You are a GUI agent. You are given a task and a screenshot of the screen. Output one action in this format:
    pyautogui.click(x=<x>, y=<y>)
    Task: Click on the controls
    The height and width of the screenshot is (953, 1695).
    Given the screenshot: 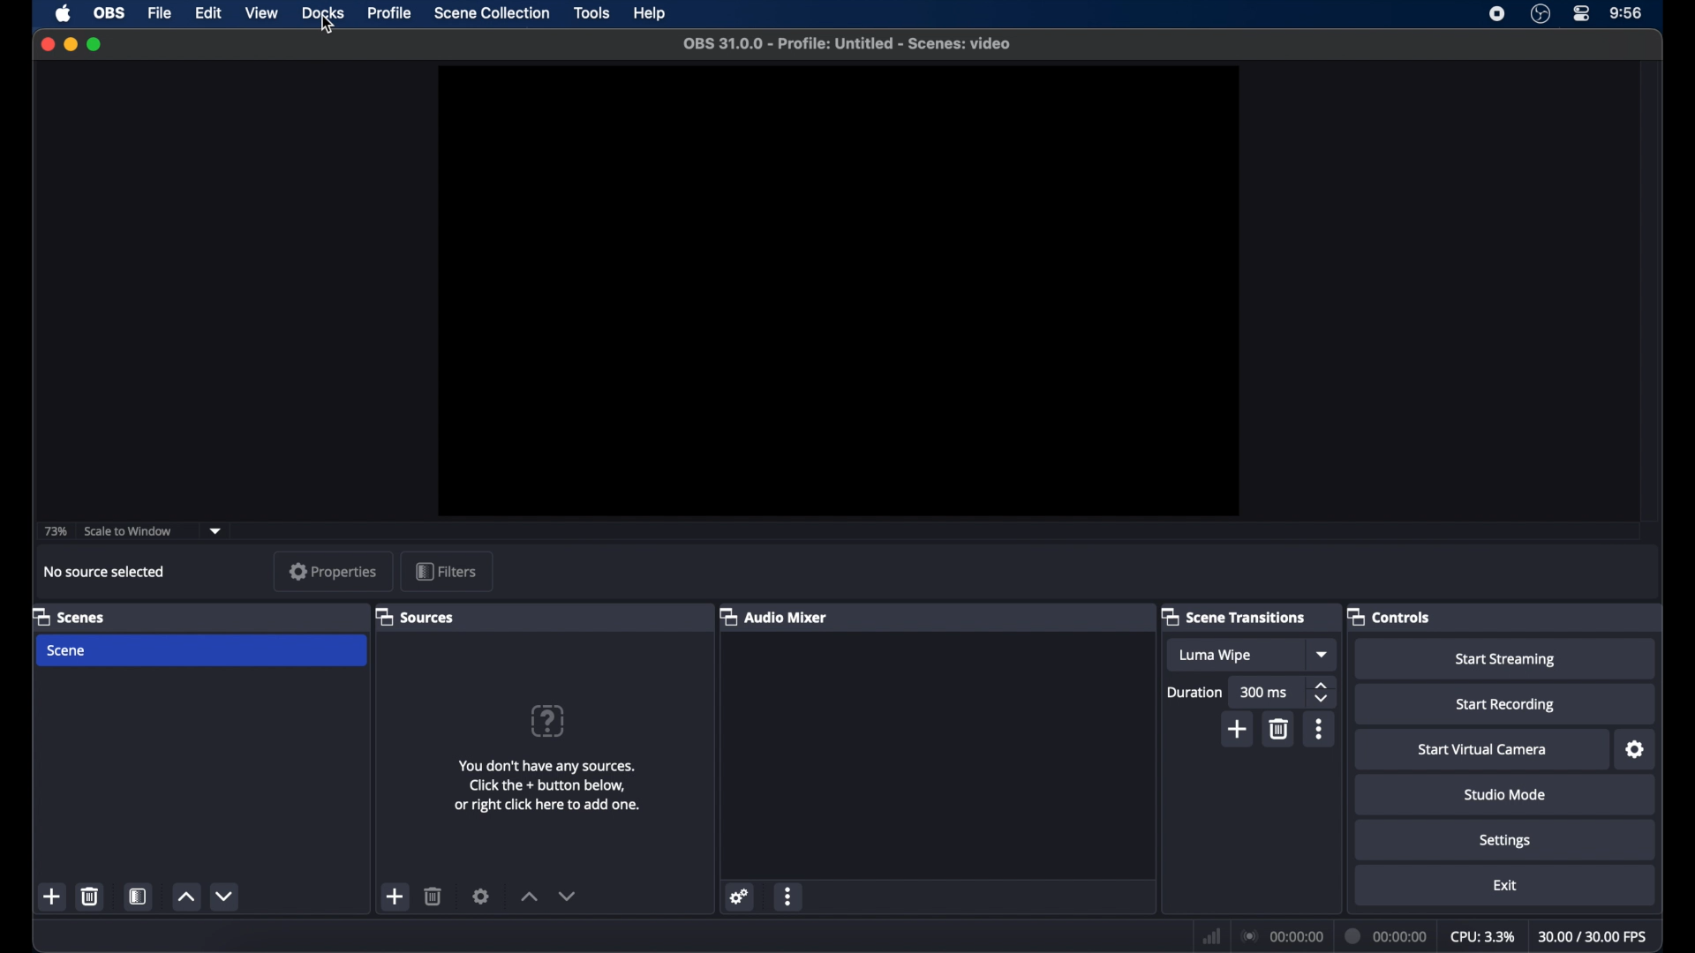 What is the action you would take?
    pyautogui.click(x=1393, y=616)
    